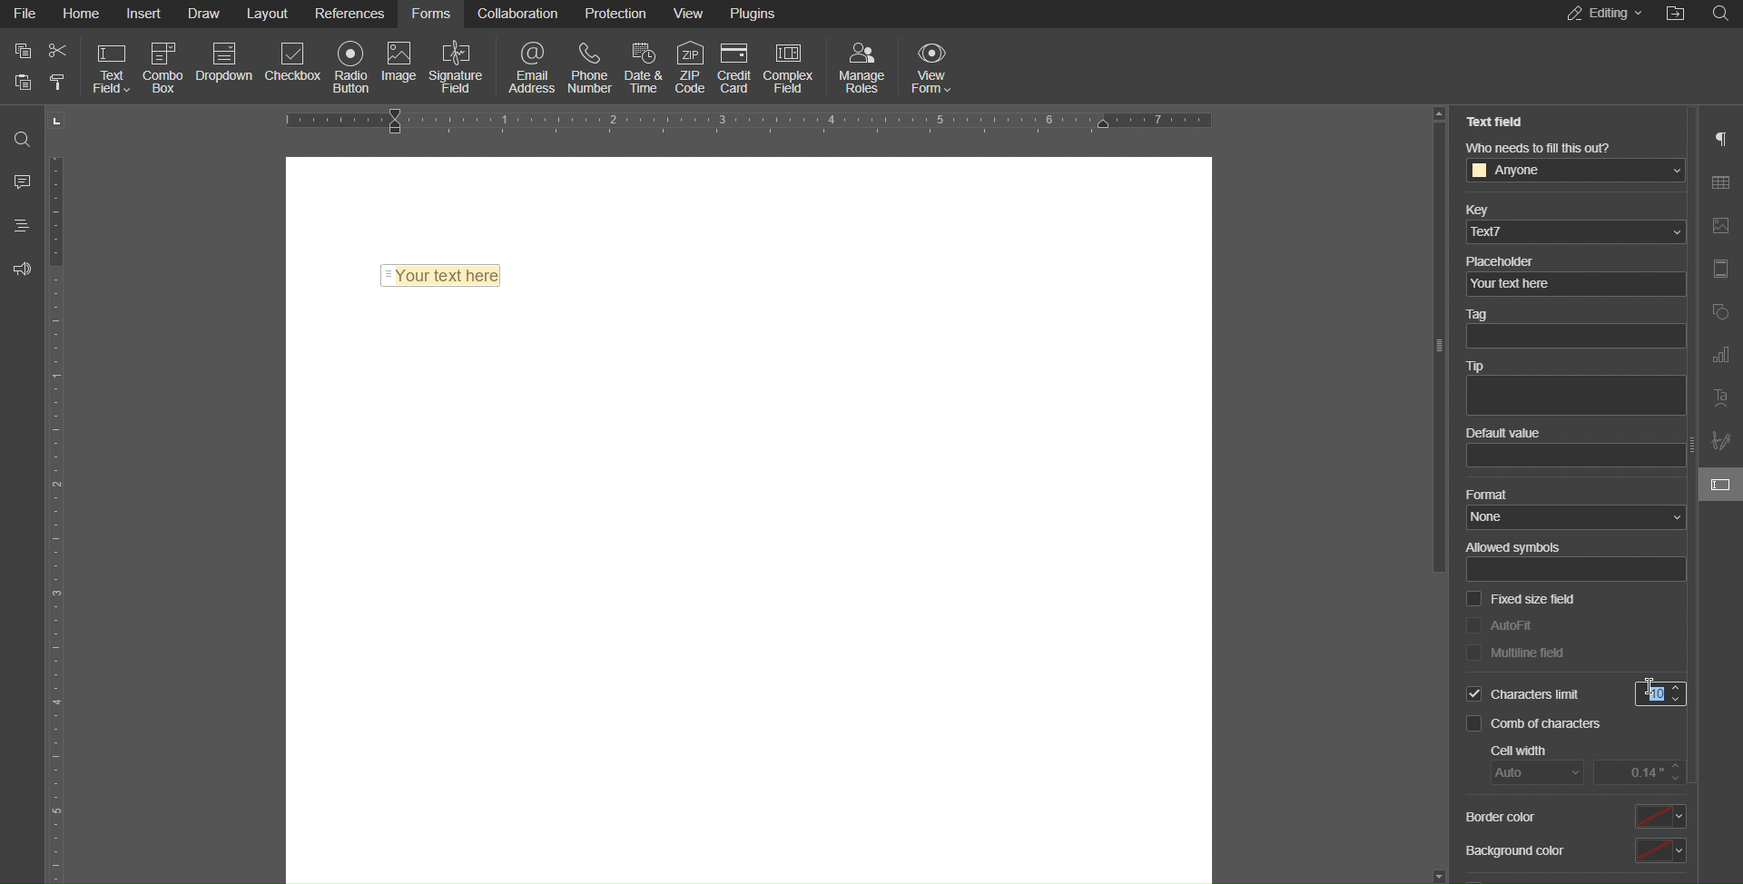 The height and width of the screenshot is (884, 1743). What do you see at coordinates (1521, 695) in the screenshot?
I see `Selected` at bounding box center [1521, 695].